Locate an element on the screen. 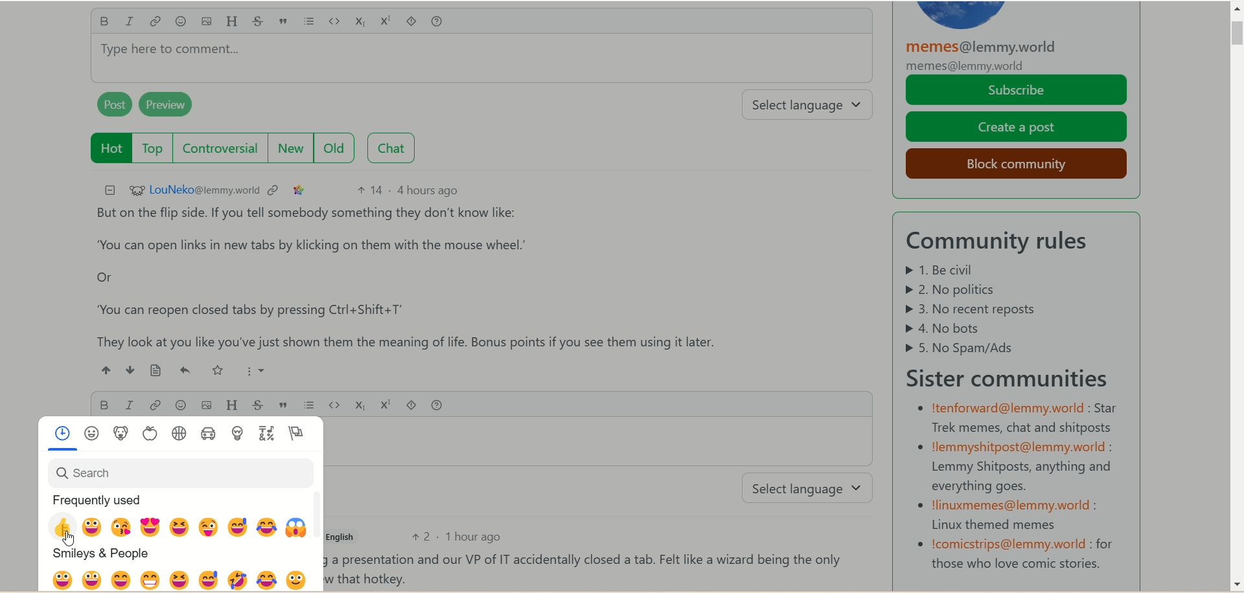 The width and height of the screenshot is (1244, 593). block community is located at coordinates (1011, 162).